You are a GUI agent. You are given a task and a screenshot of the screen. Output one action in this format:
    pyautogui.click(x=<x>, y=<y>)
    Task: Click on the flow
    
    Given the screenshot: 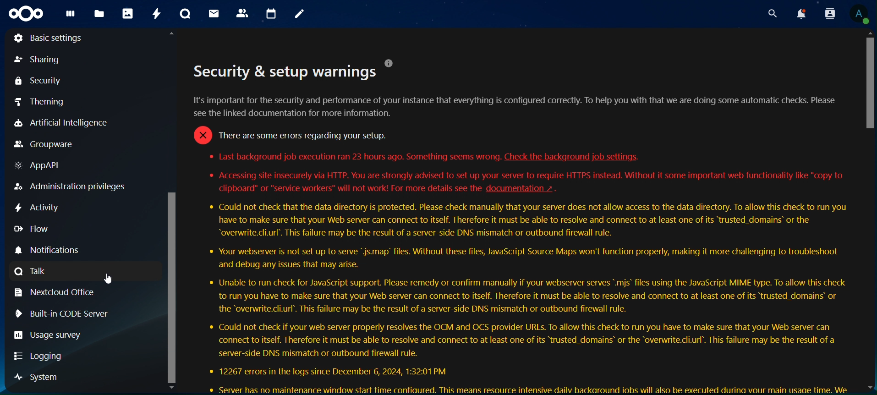 What is the action you would take?
    pyautogui.click(x=30, y=229)
    